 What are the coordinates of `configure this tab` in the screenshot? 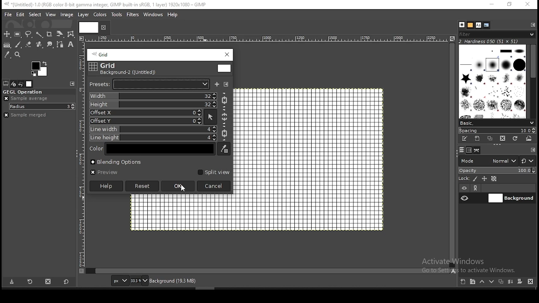 It's located at (226, 84).